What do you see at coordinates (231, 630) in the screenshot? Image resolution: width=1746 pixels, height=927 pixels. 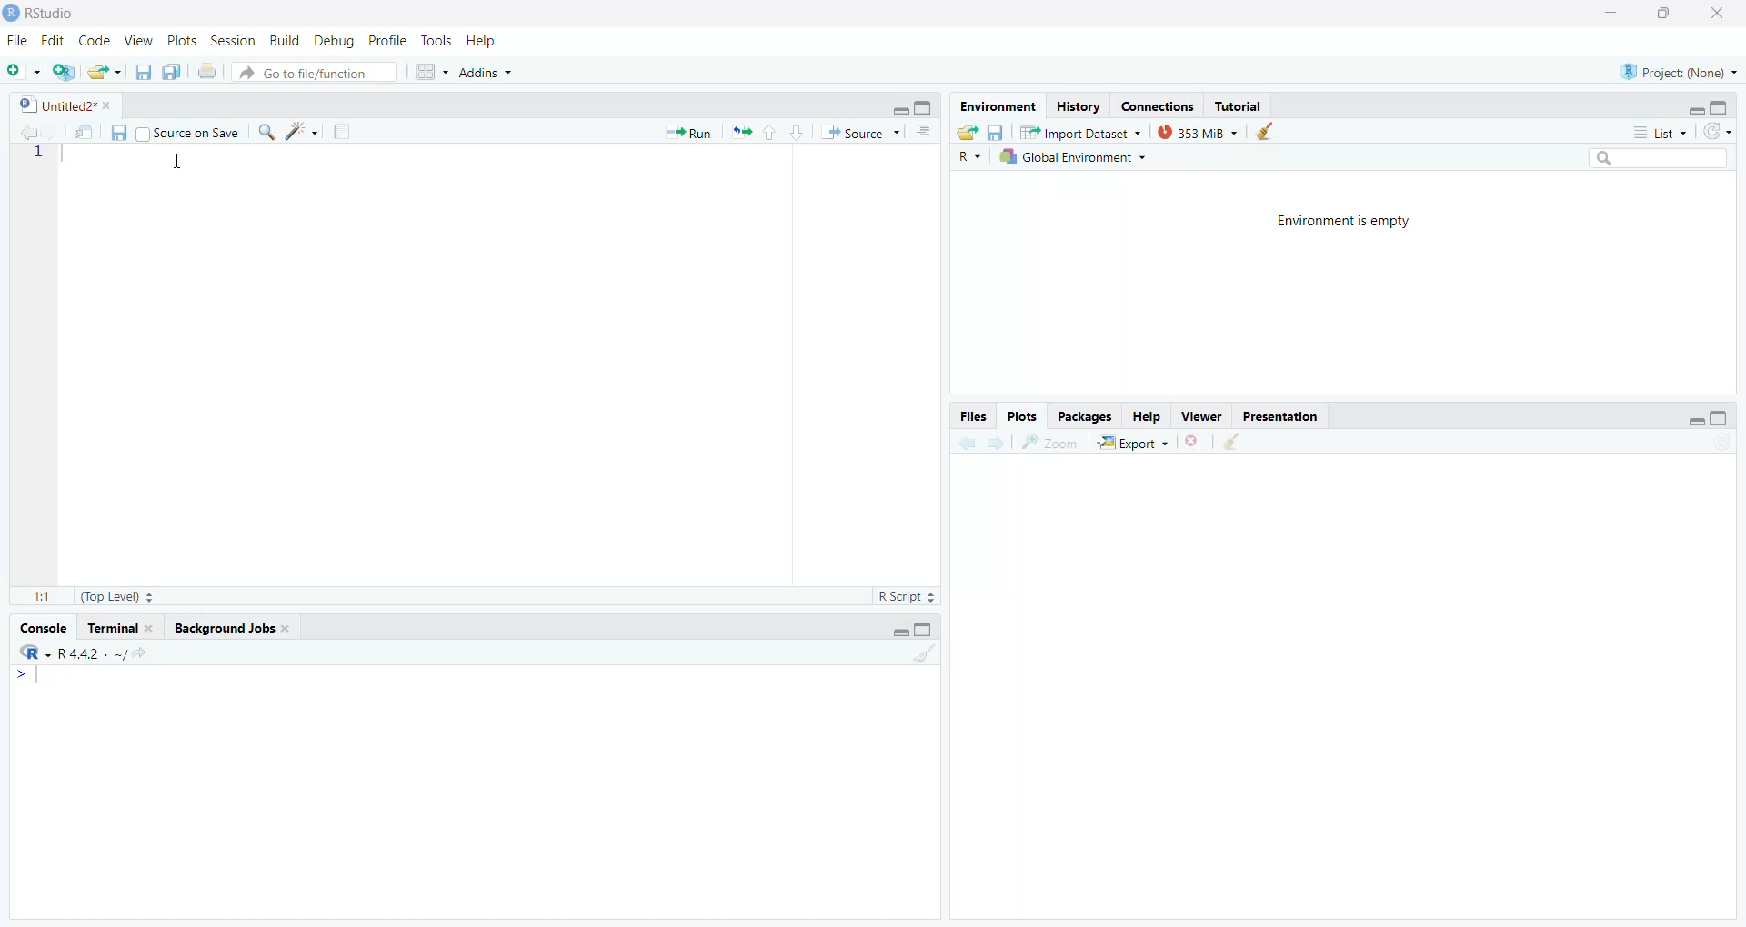 I see `‘Background Jobs` at bounding box center [231, 630].